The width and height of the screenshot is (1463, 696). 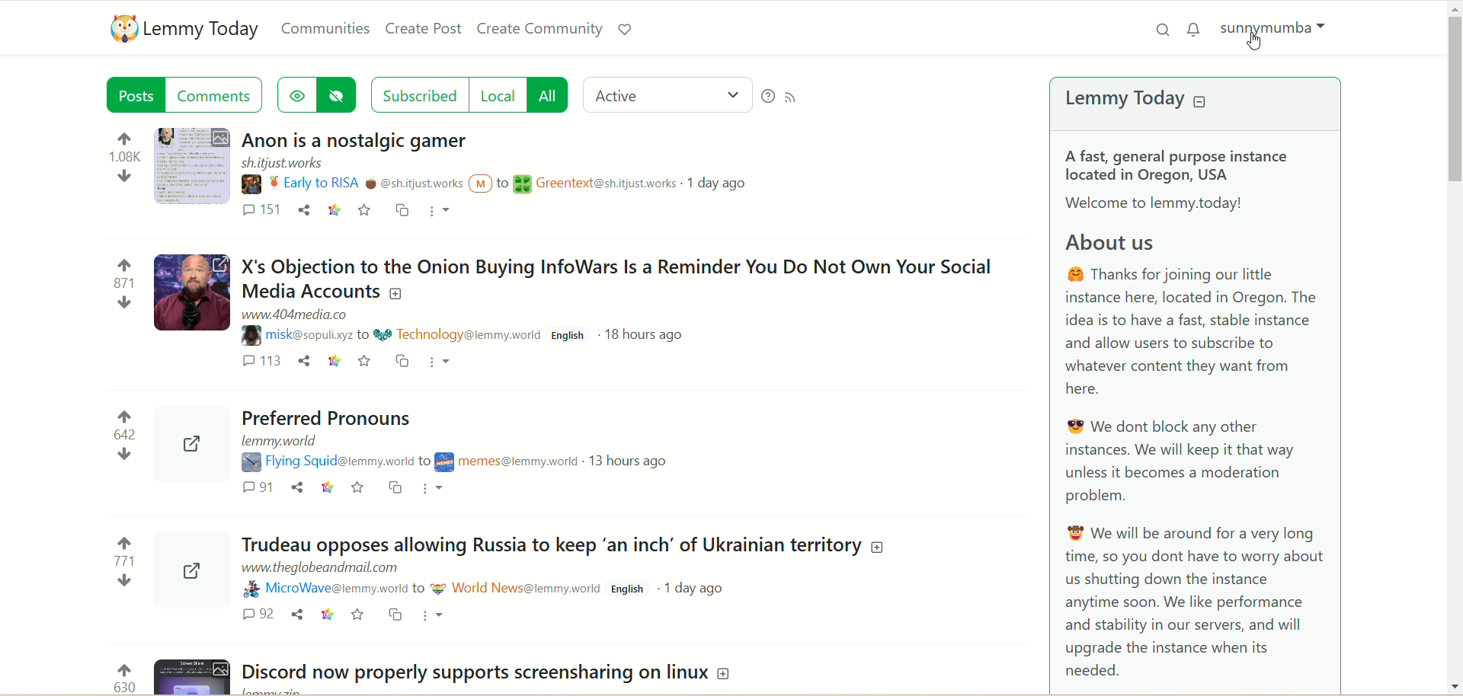 What do you see at coordinates (437, 212) in the screenshot?
I see `more` at bounding box center [437, 212].